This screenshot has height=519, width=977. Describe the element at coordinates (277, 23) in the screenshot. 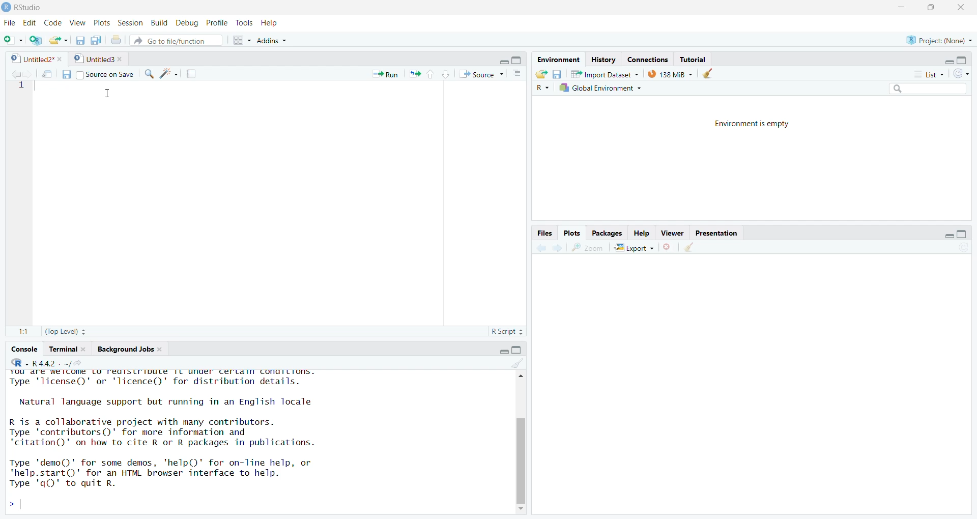

I see `Help` at that location.